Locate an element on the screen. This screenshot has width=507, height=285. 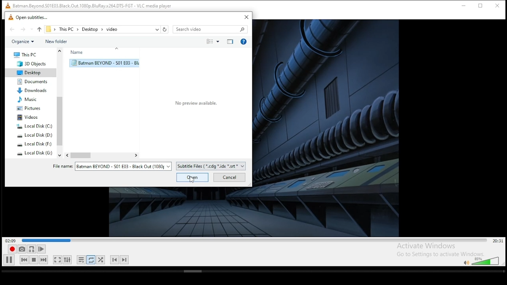
loop between point A to point B continuously. click ad point A is located at coordinates (32, 249).